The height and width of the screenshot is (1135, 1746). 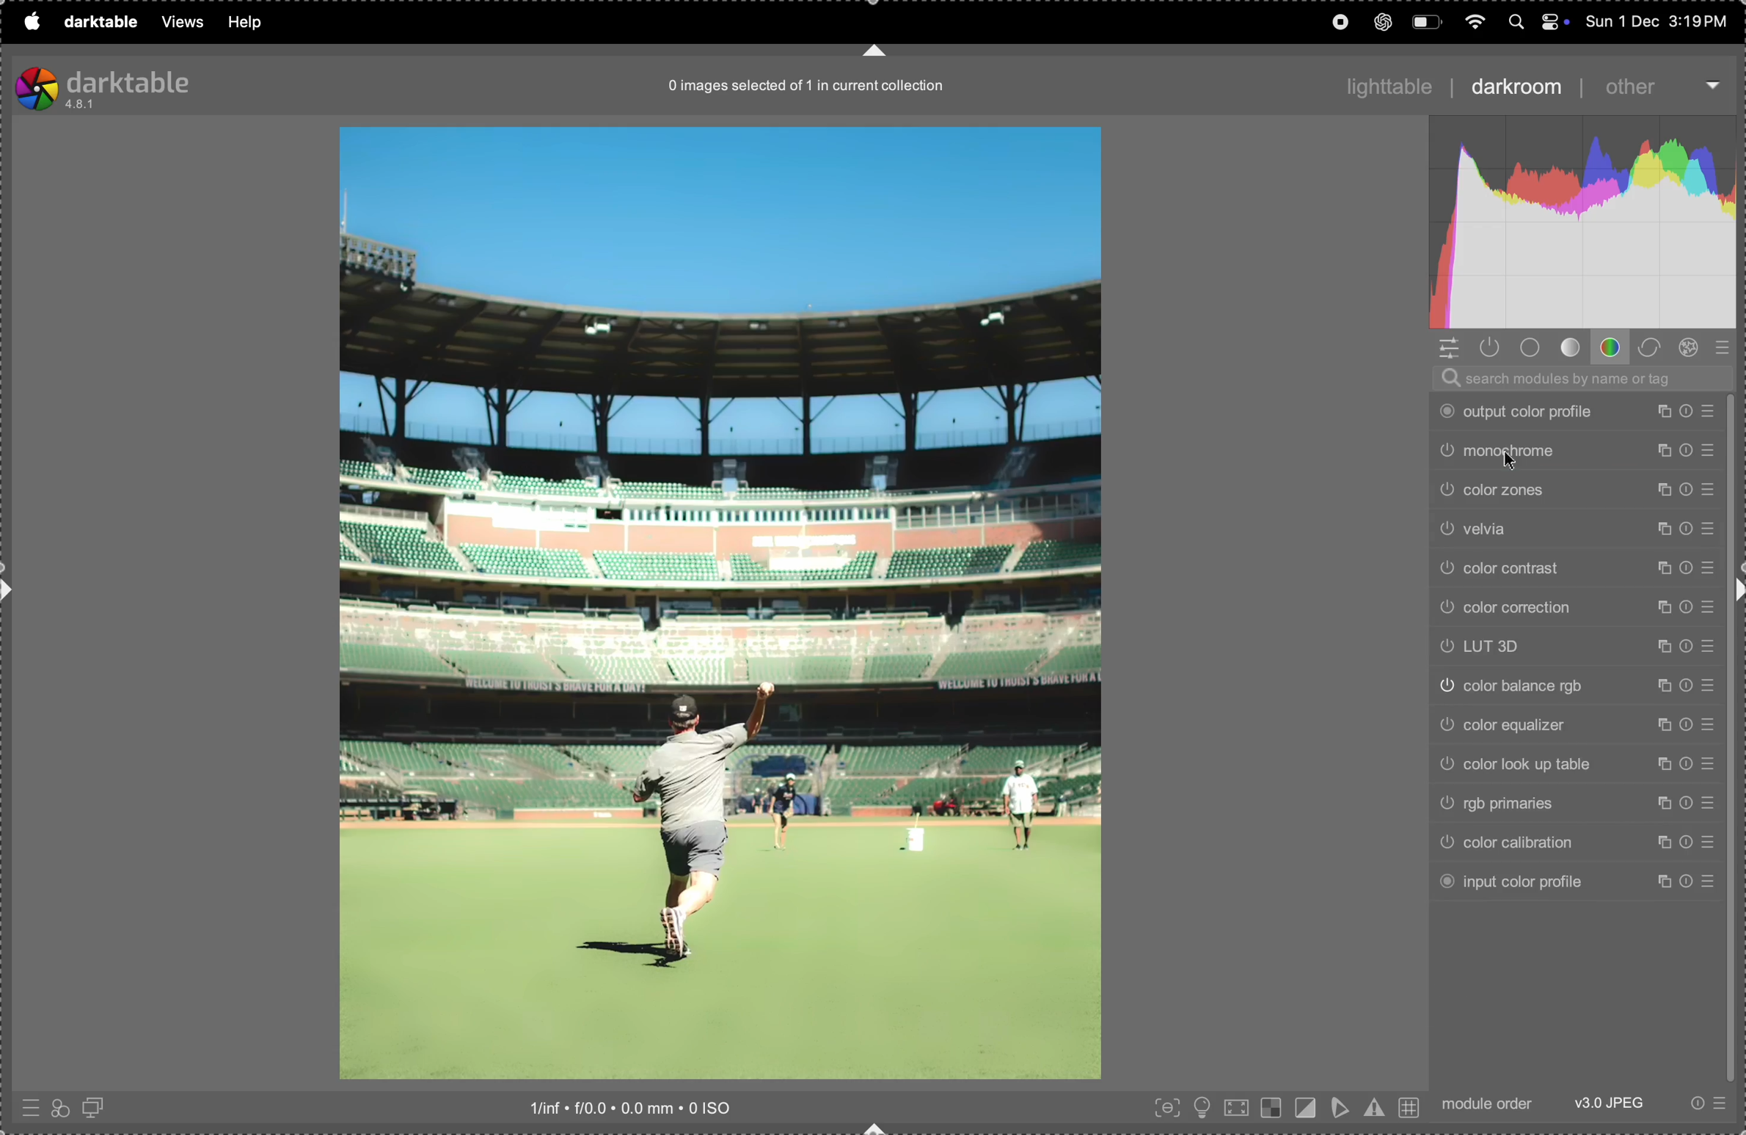 What do you see at coordinates (1573, 348) in the screenshot?
I see `tone` at bounding box center [1573, 348].